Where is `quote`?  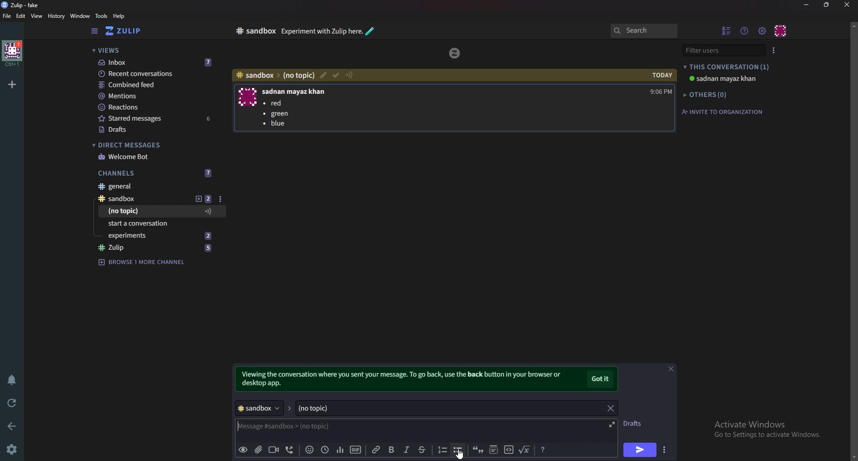 quote is located at coordinates (477, 449).